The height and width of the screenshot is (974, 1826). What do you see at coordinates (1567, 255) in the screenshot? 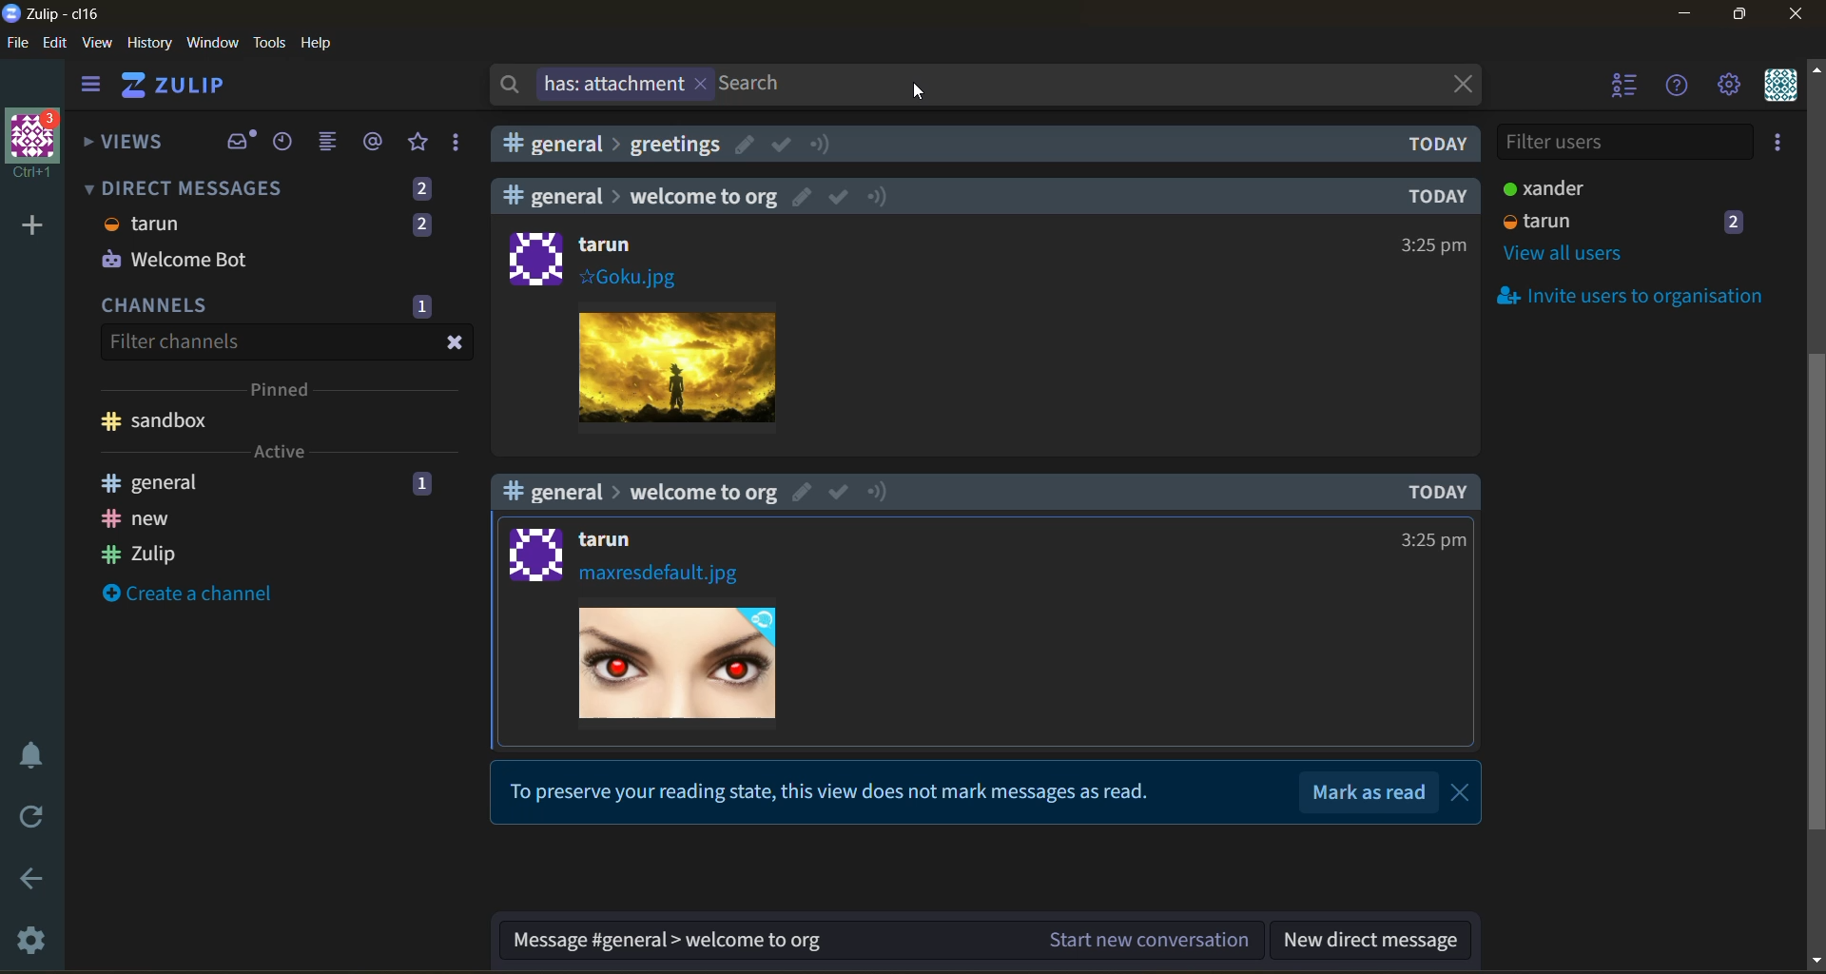
I see `view all users` at bounding box center [1567, 255].